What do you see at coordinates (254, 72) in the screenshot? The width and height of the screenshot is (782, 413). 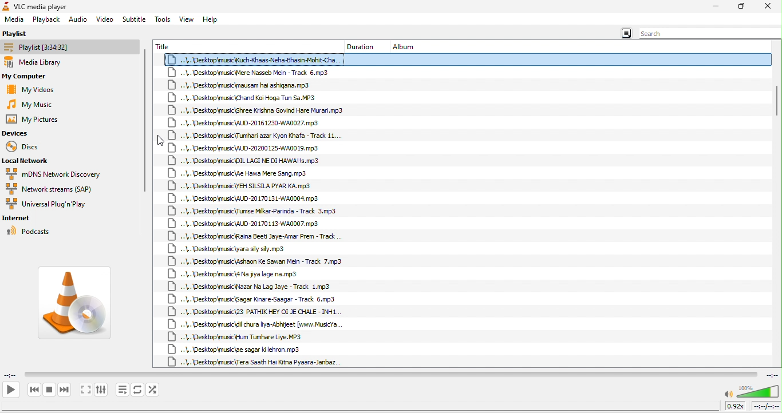 I see `+.\..\Desktop\music\Mere Nasseb Mein - Track 6.mp3` at bounding box center [254, 72].